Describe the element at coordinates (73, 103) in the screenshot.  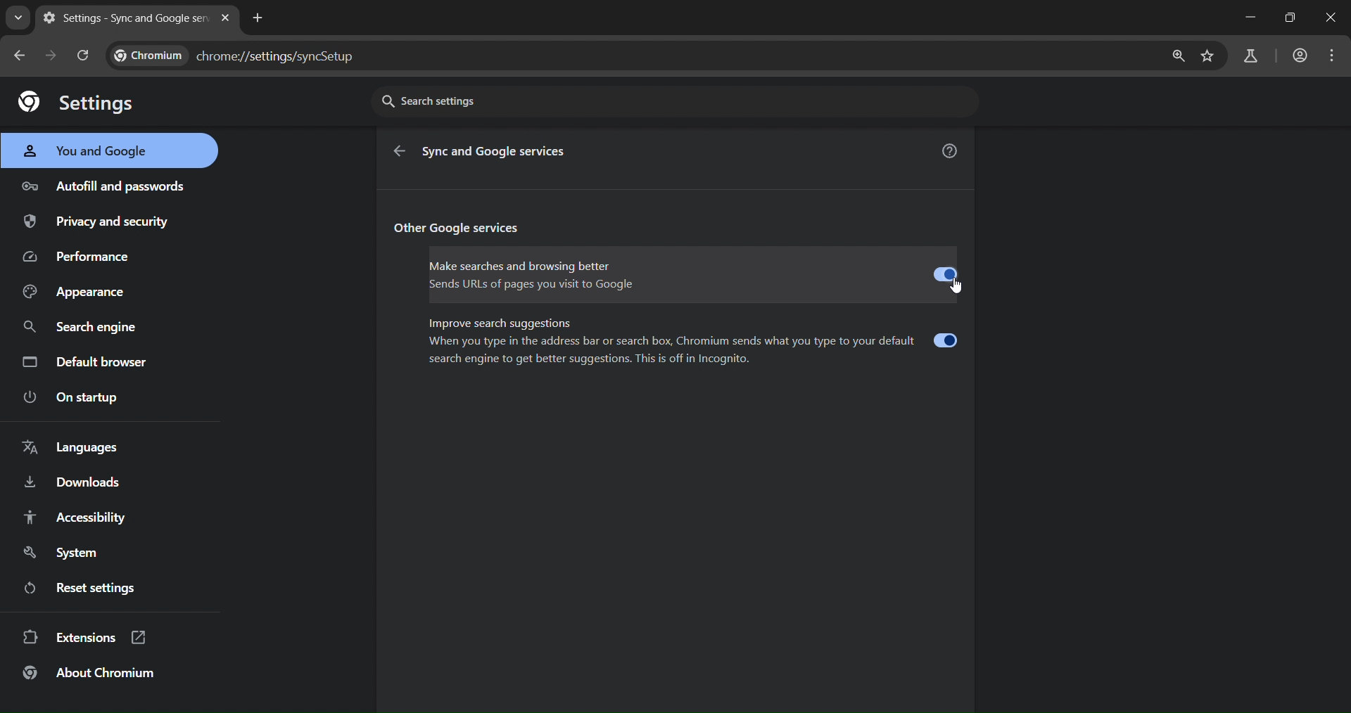
I see `settings` at that location.